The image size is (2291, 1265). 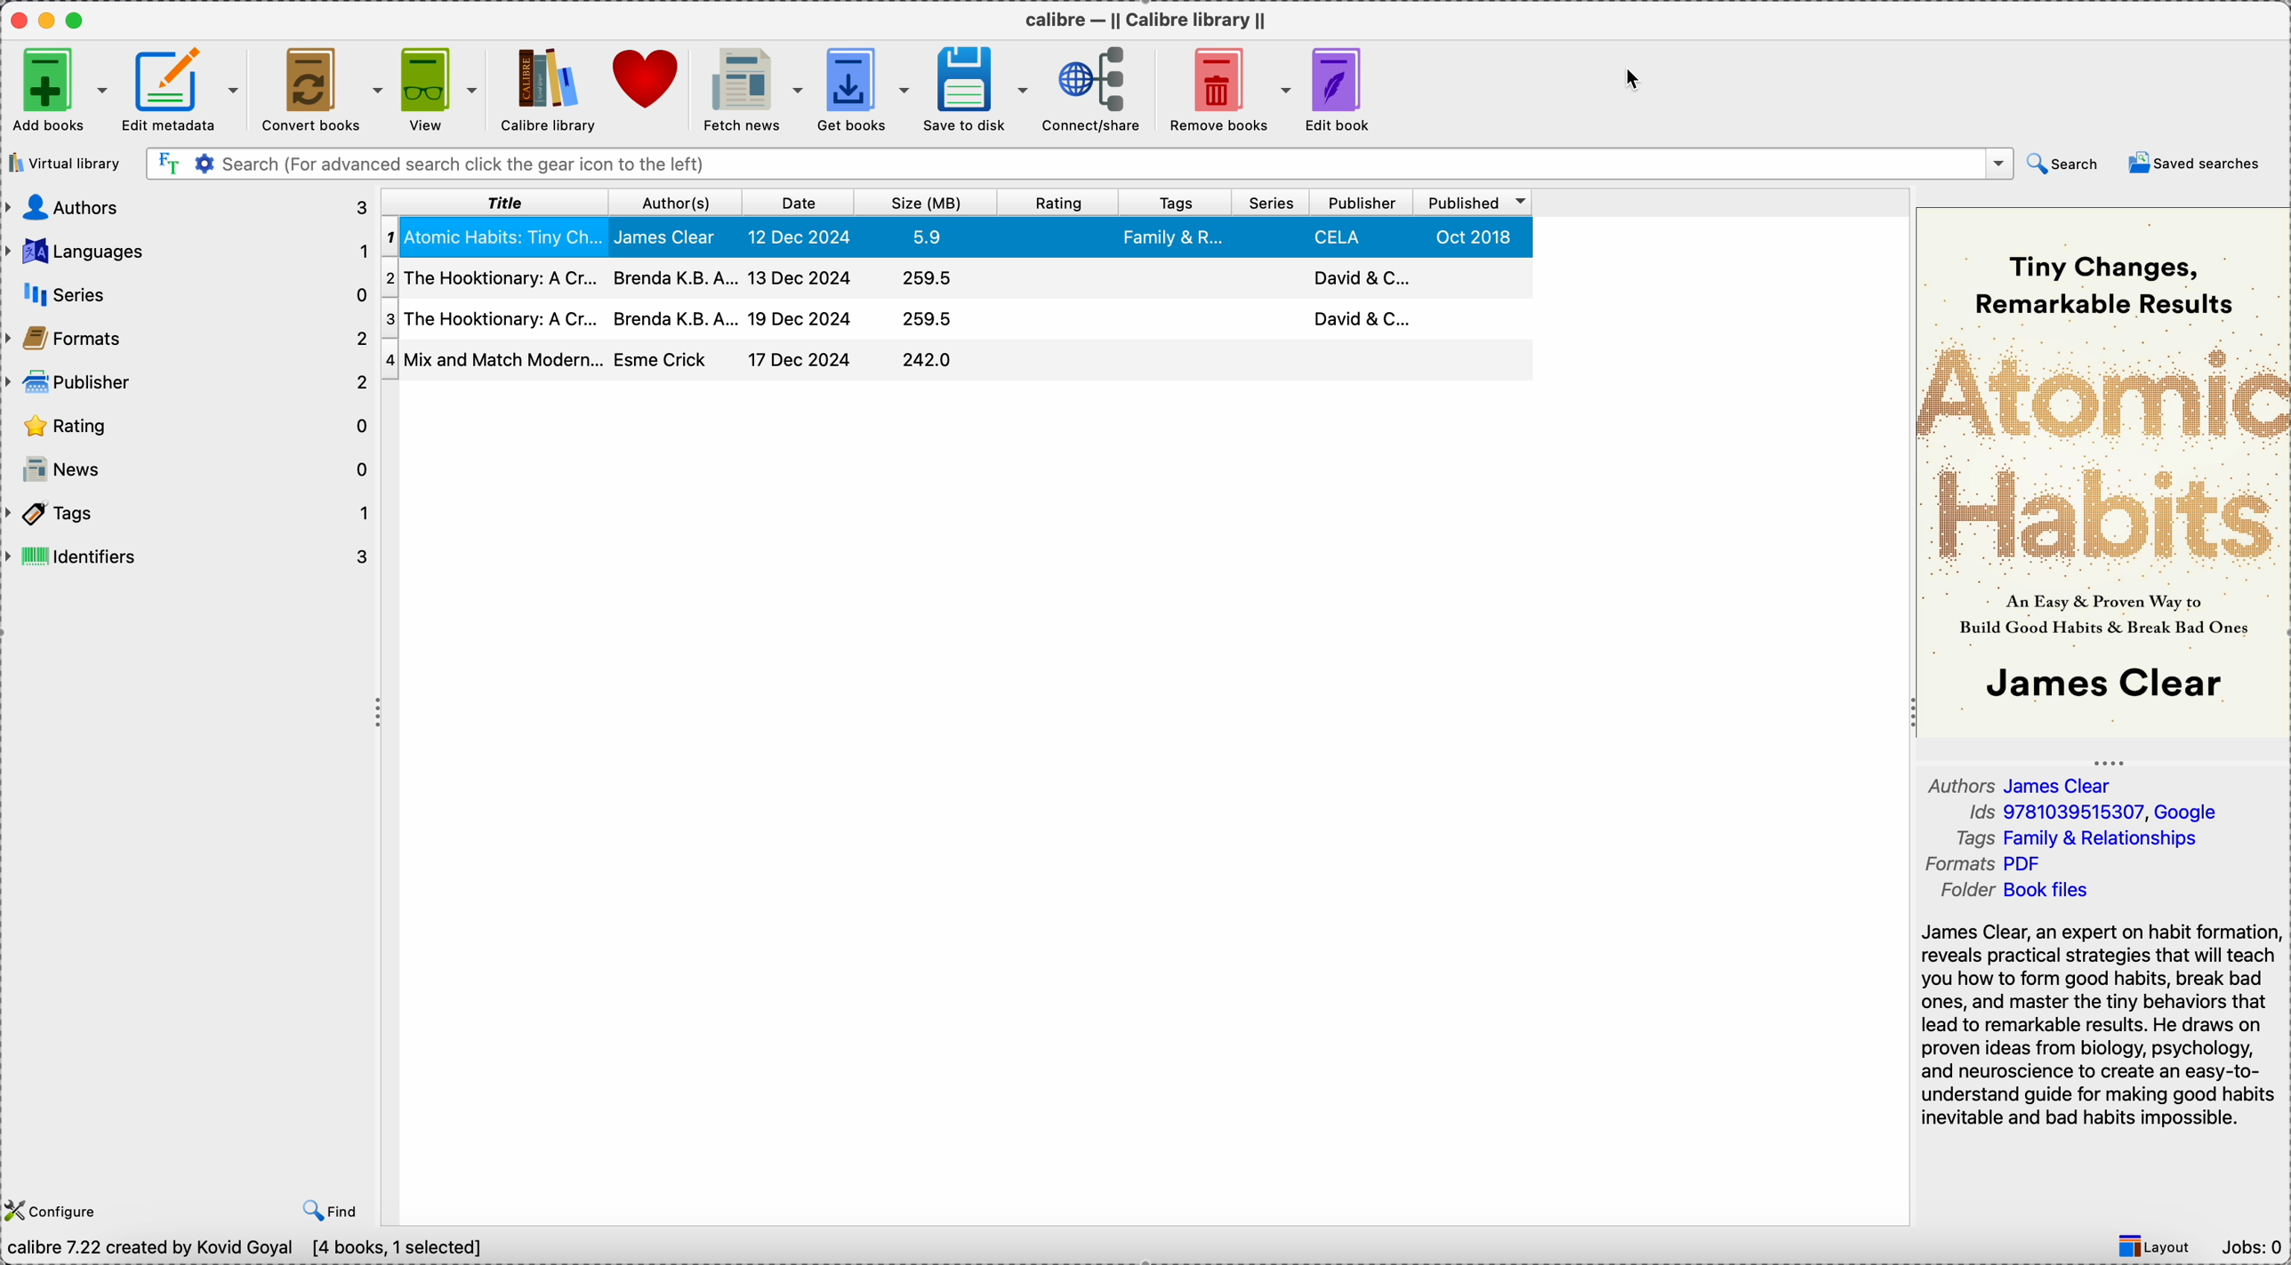 What do you see at coordinates (1176, 203) in the screenshot?
I see `tags` at bounding box center [1176, 203].